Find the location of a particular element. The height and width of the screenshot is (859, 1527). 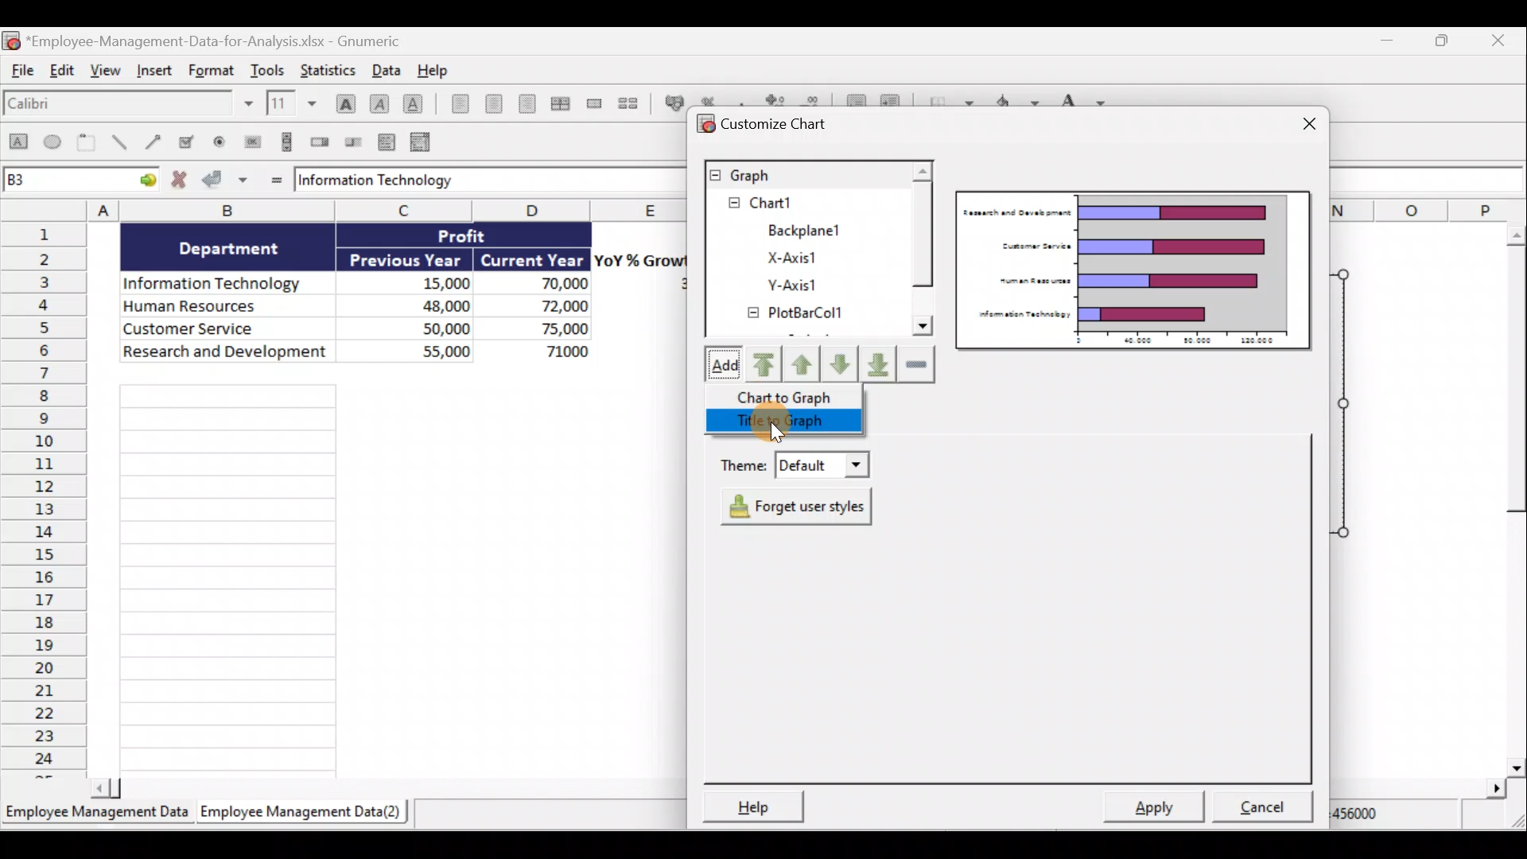

Customer Service is located at coordinates (231, 330).